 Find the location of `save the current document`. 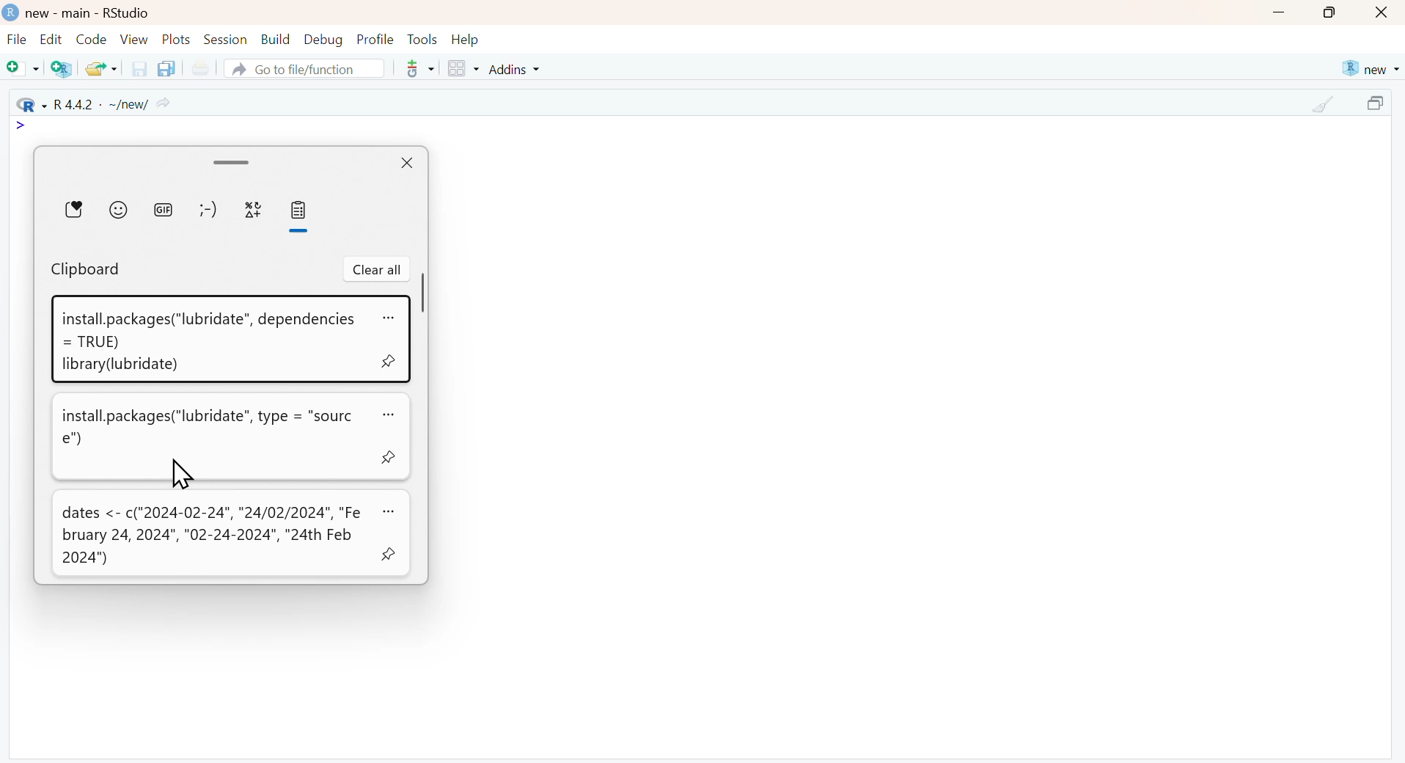

save the current document is located at coordinates (137, 68).